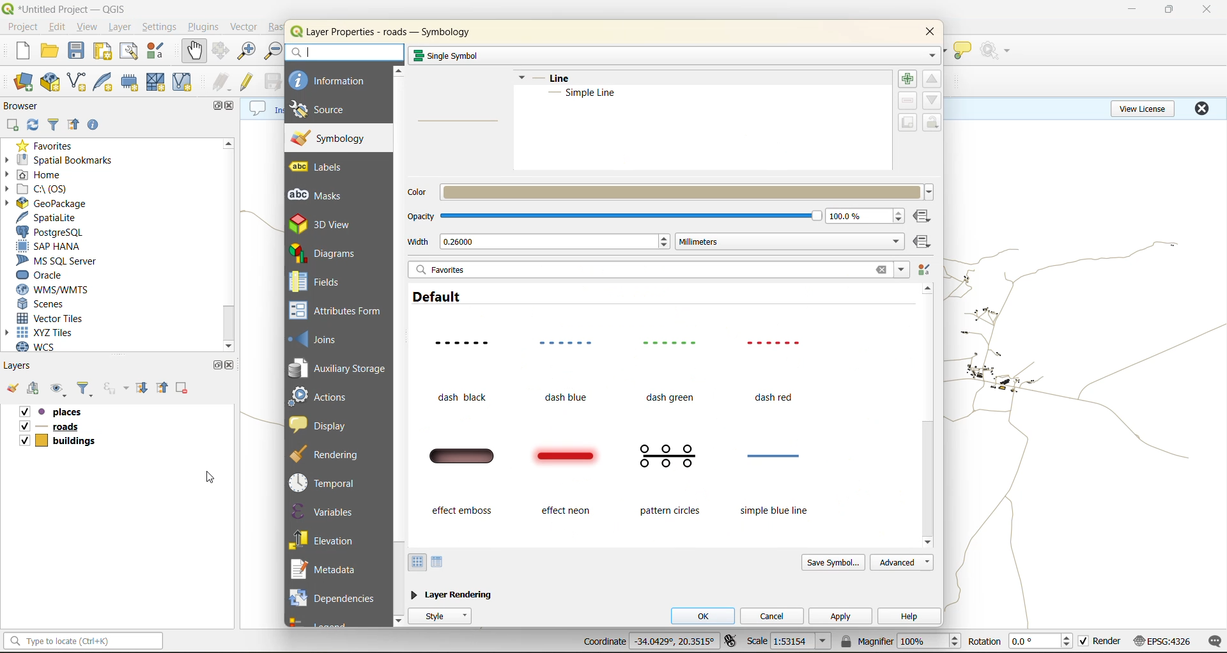  Describe the element at coordinates (64, 260) in the screenshot. I see `ms sql server` at that location.